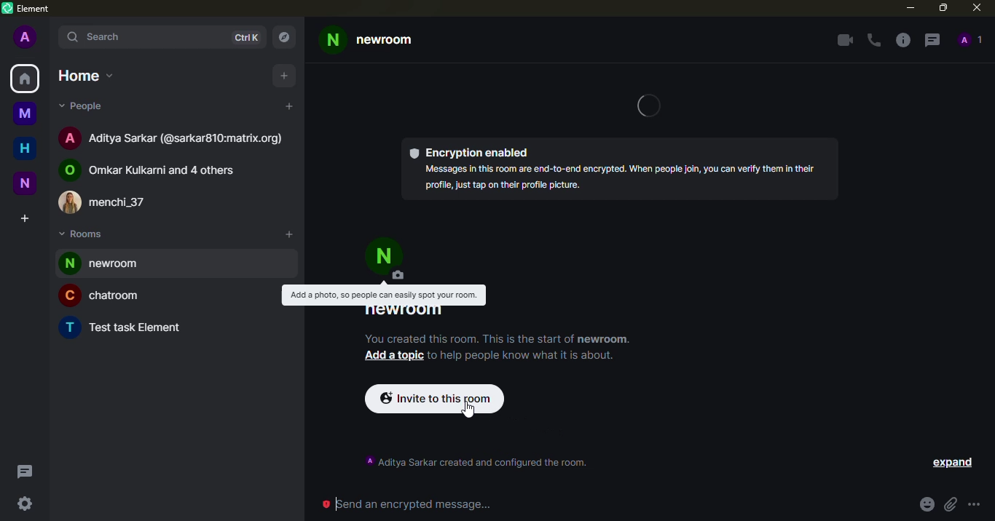  What do you see at coordinates (25, 183) in the screenshot?
I see `new` at bounding box center [25, 183].